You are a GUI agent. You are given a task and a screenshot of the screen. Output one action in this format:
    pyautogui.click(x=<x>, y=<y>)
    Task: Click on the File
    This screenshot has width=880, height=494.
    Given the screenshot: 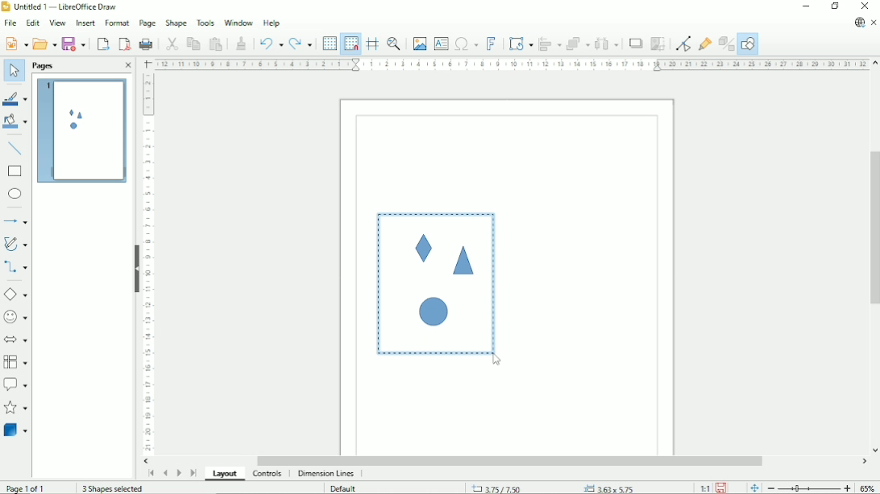 What is the action you would take?
    pyautogui.click(x=10, y=23)
    